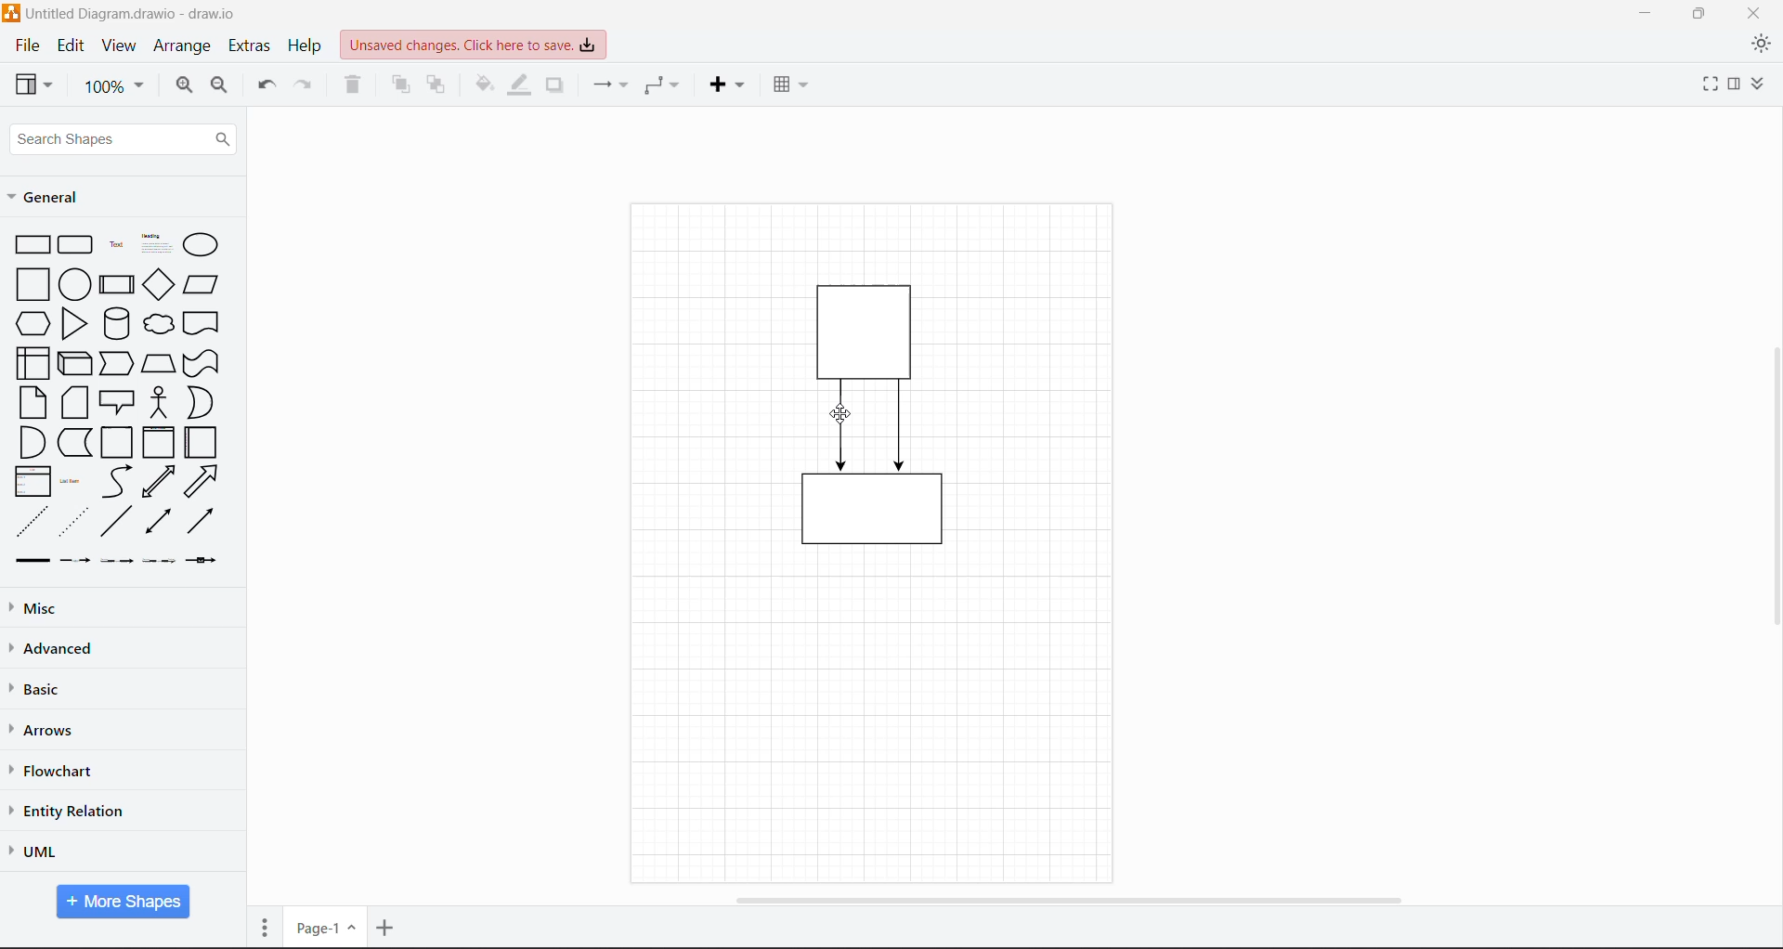 The height and width of the screenshot is (949, 1783). What do you see at coordinates (521, 84) in the screenshot?
I see `Line Color` at bounding box center [521, 84].